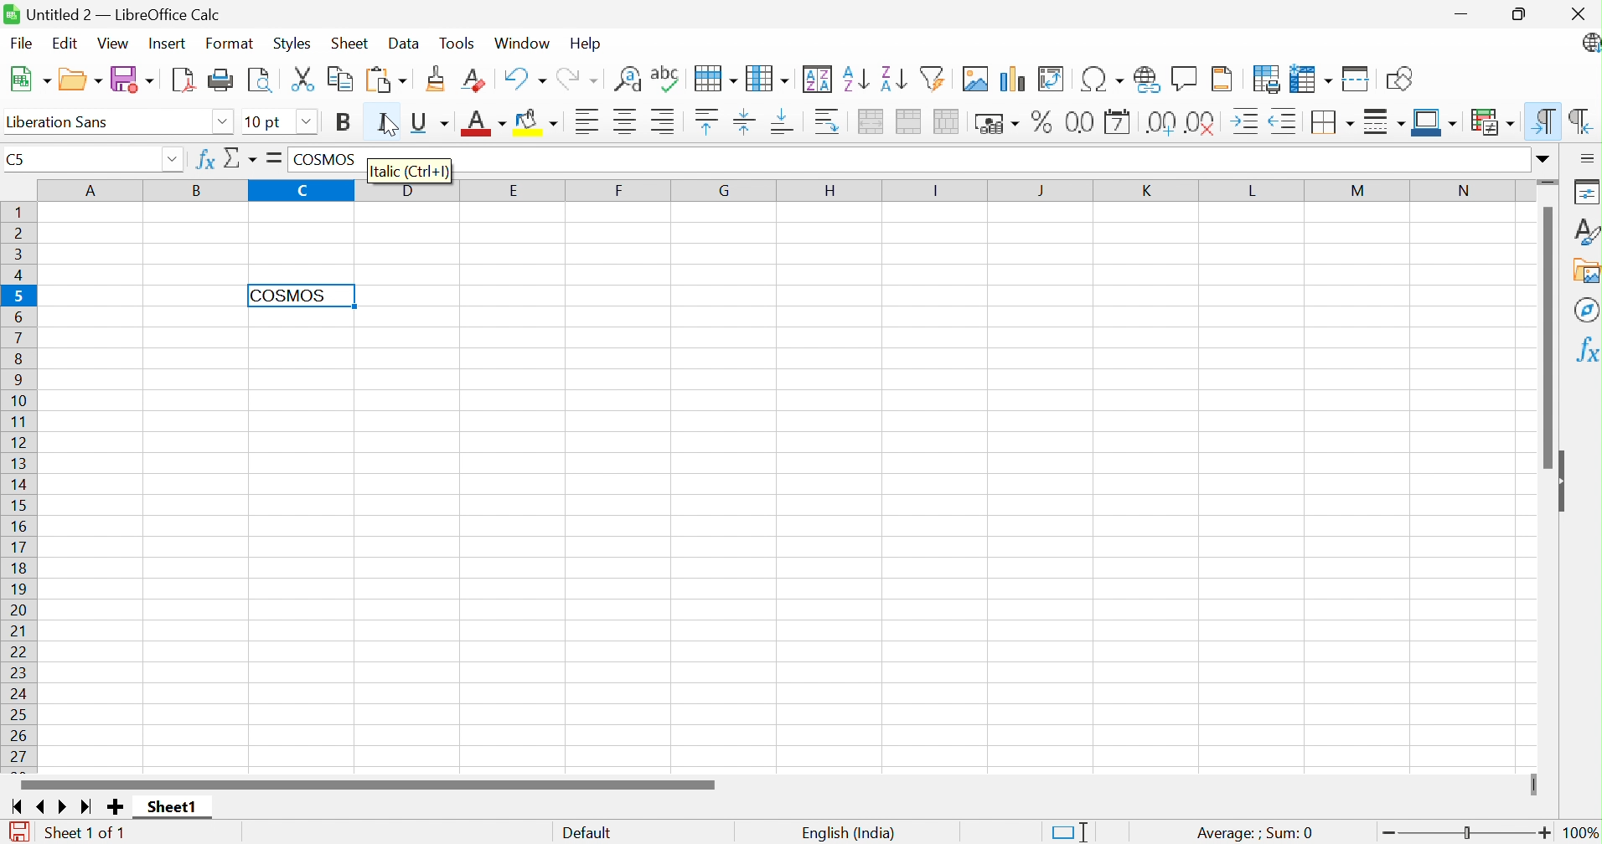 The height and width of the screenshot is (844, 1602). What do you see at coordinates (1588, 190) in the screenshot?
I see `Properties` at bounding box center [1588, 190].